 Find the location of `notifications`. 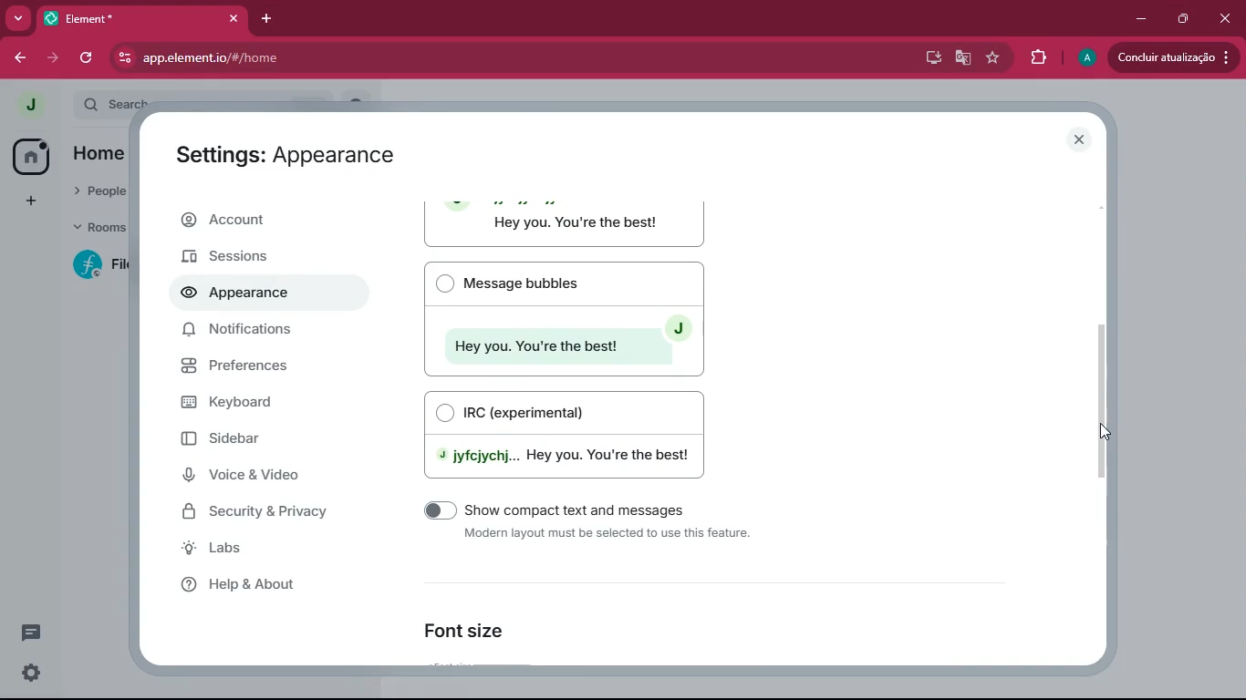

notifications is located at coordinates (244, 330).